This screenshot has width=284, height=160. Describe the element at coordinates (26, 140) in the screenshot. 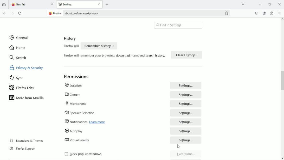

I see `extensions & themes` at that location.